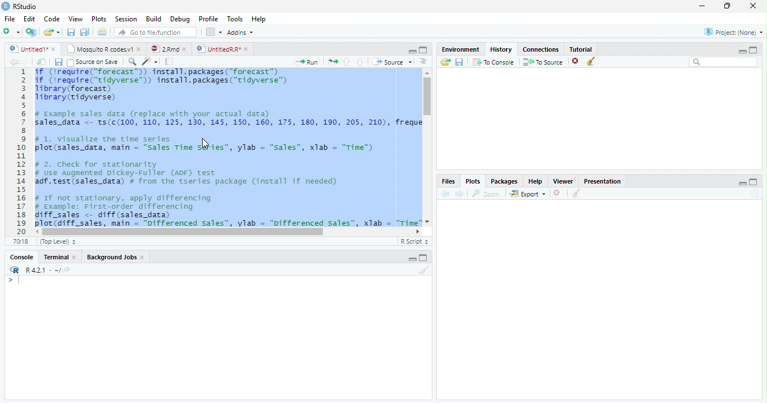 The height and width of the screenshot is (403, 767). Describe the element at coordinates (459, 62) in the screenshot. I see `save` at that location.